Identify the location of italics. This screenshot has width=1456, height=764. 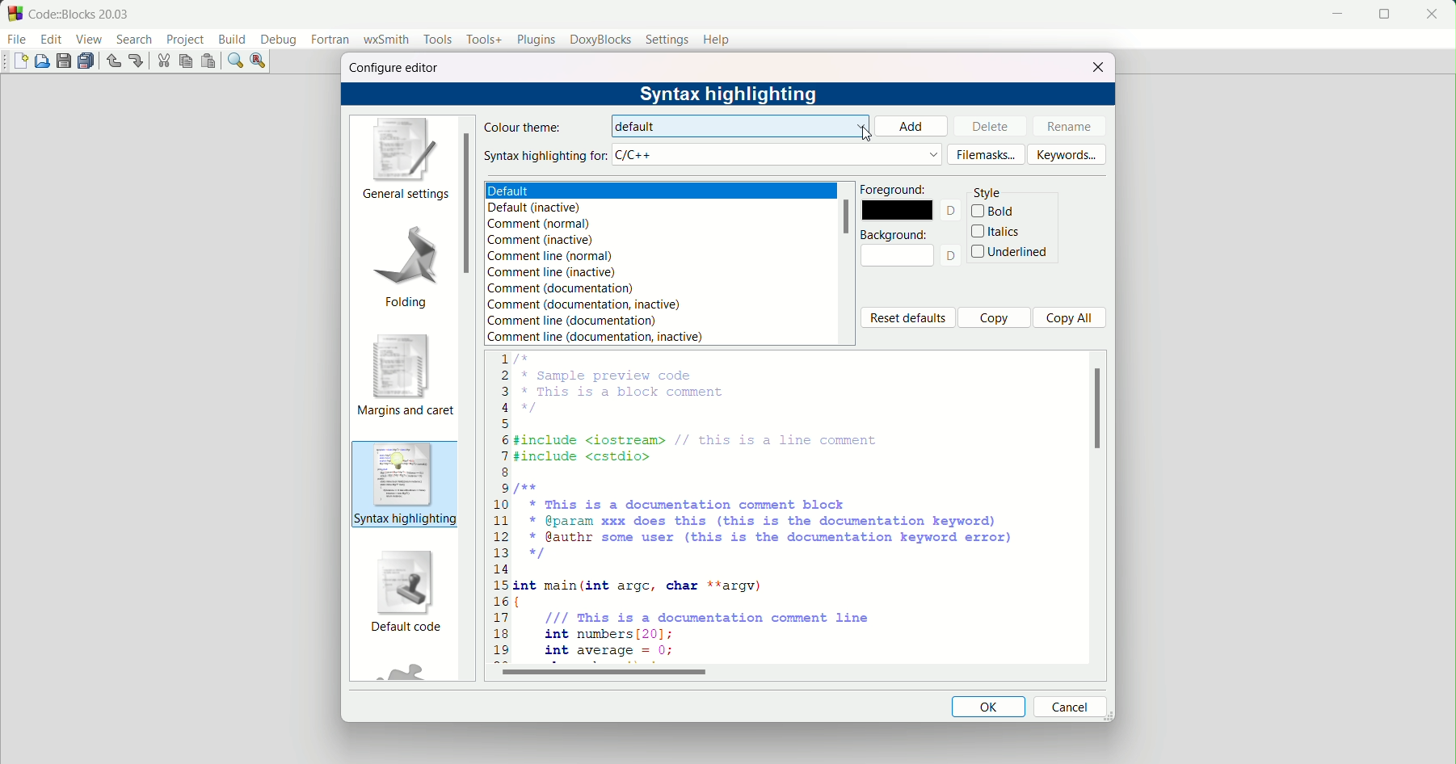
(997, 231).